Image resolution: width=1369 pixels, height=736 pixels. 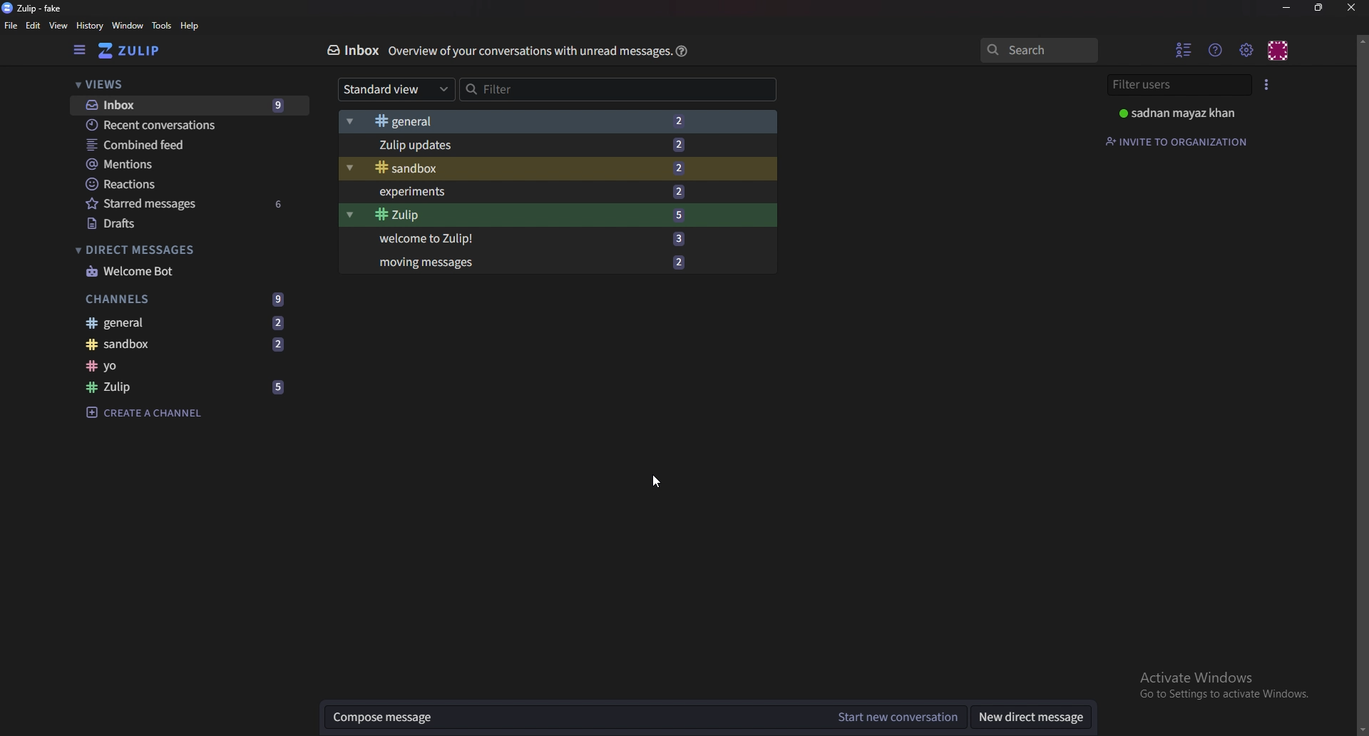 What do you see at coordinates (33, 26) in the screenshot?
I see `Edit` at bounding box center [33, 26].